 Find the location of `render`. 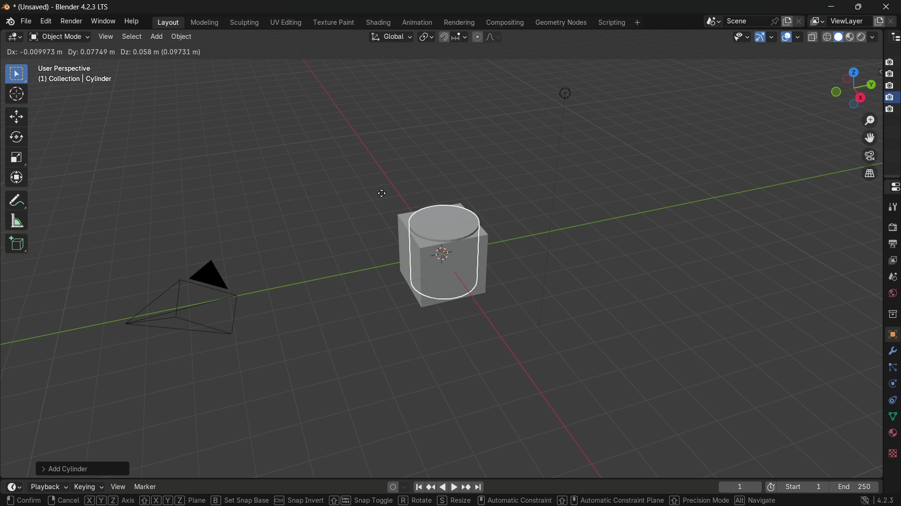

render is located at coordinates (868, 37).